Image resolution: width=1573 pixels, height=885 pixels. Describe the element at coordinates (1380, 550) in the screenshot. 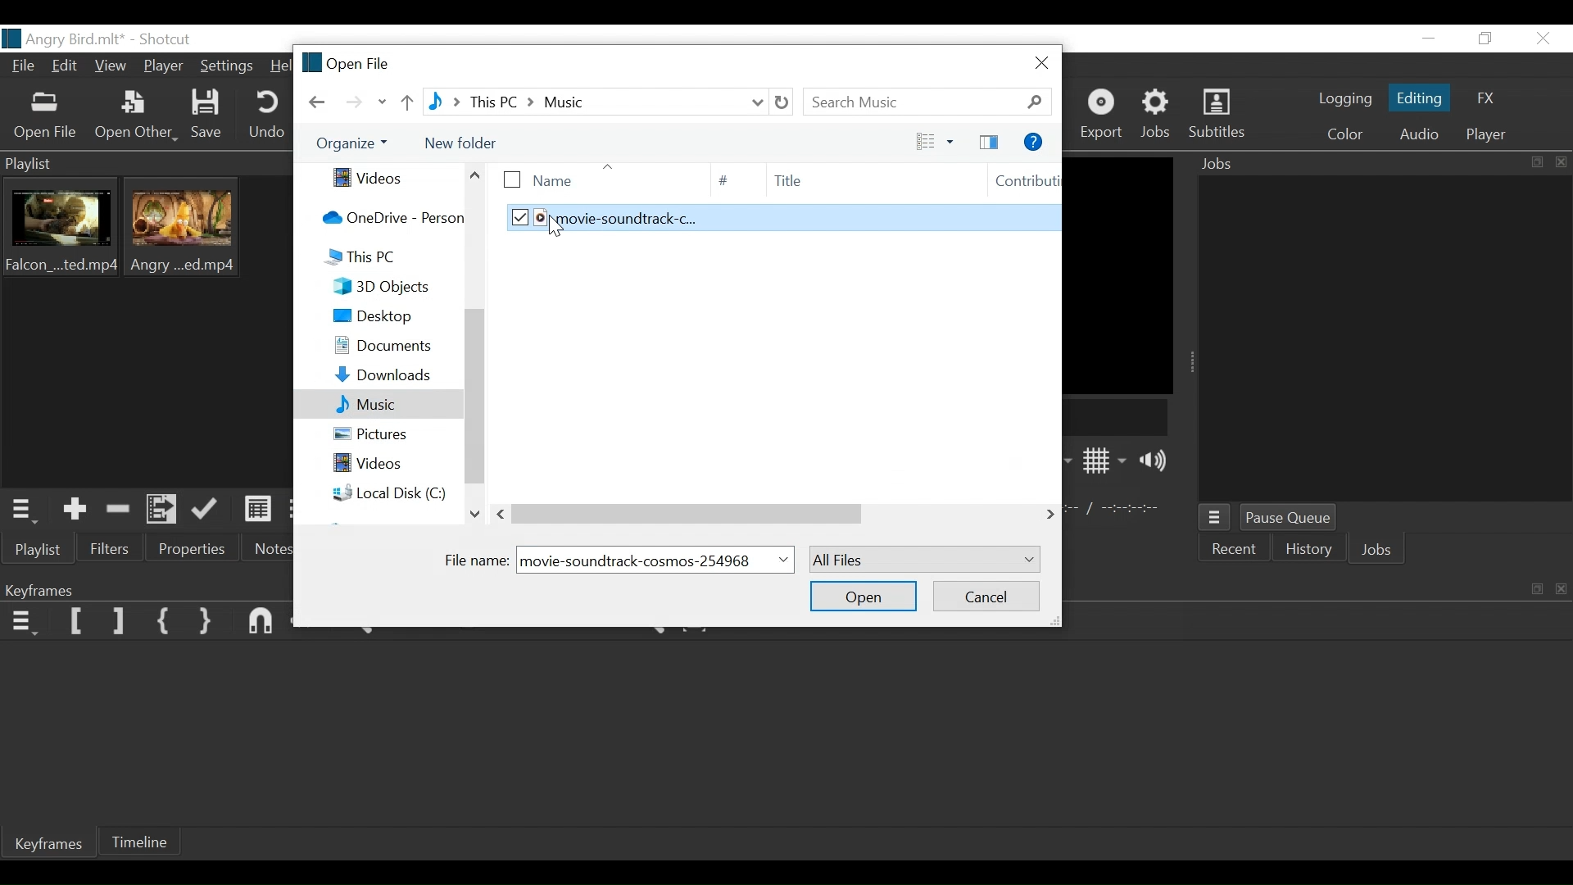

I see `Jobs` at that location.